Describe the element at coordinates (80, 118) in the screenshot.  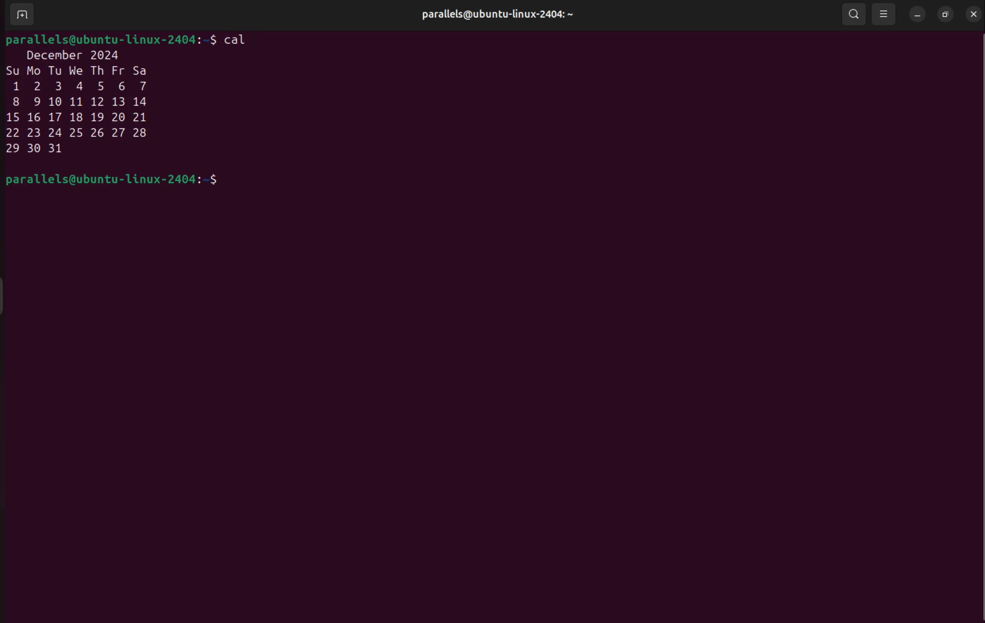
I see `dates` at that location.